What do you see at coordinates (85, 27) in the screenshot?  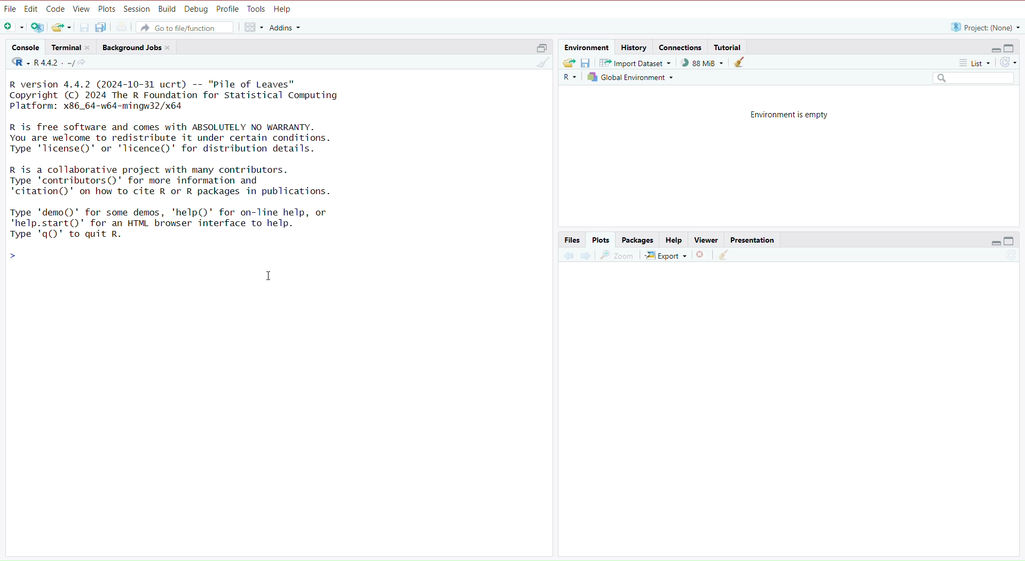 I see `save current document` at bounding box center [85, 27].